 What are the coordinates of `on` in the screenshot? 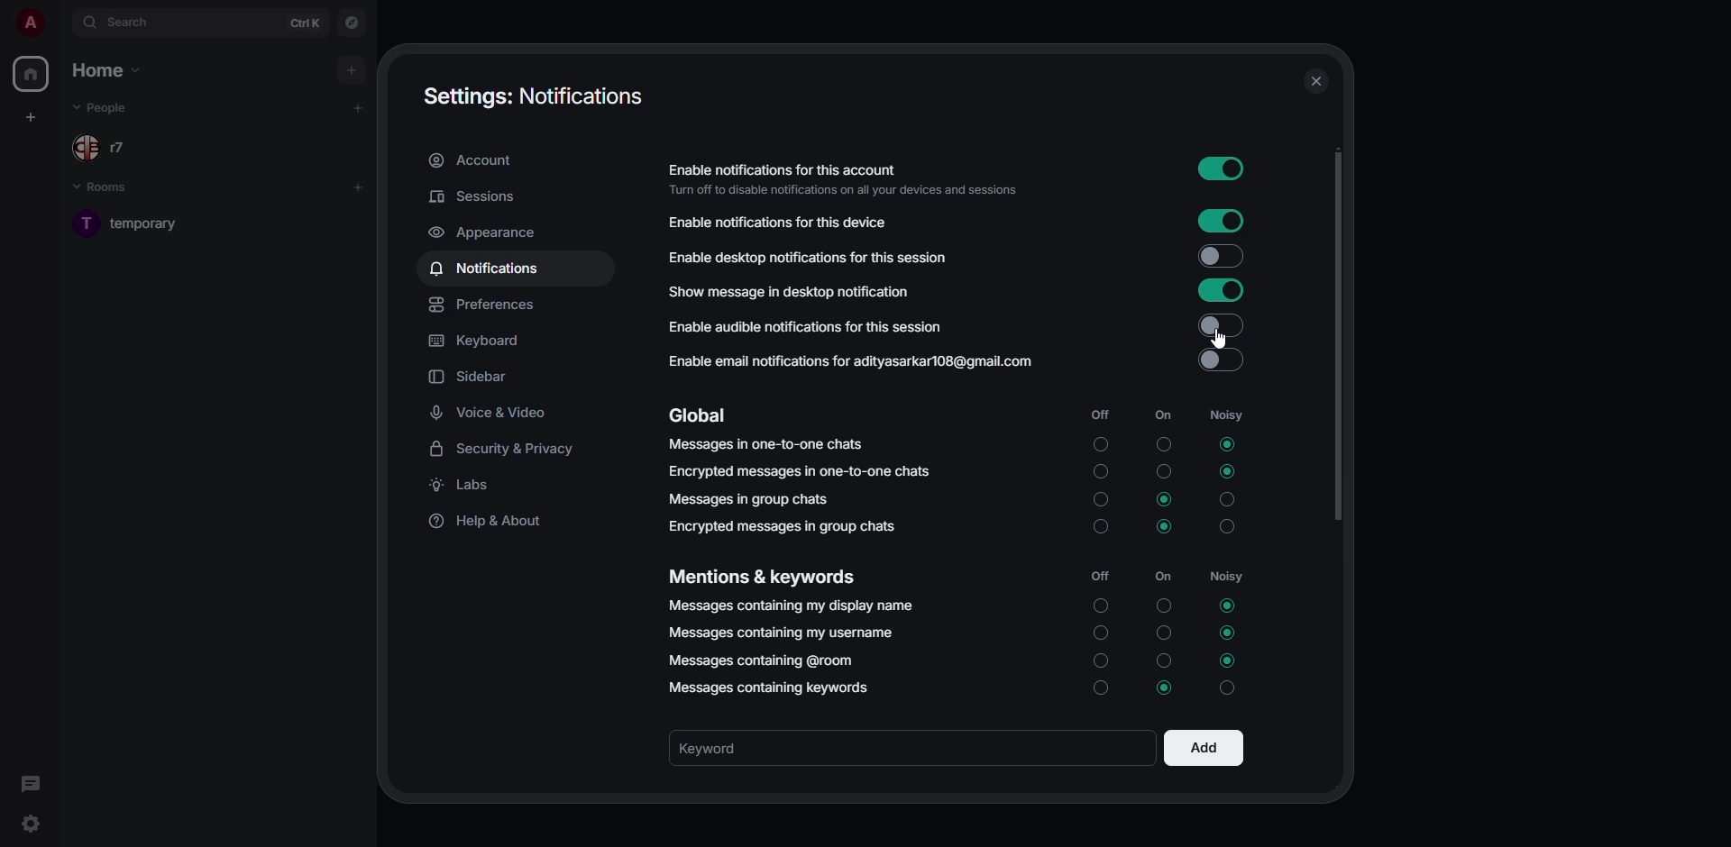 It's located at (1159, 660).